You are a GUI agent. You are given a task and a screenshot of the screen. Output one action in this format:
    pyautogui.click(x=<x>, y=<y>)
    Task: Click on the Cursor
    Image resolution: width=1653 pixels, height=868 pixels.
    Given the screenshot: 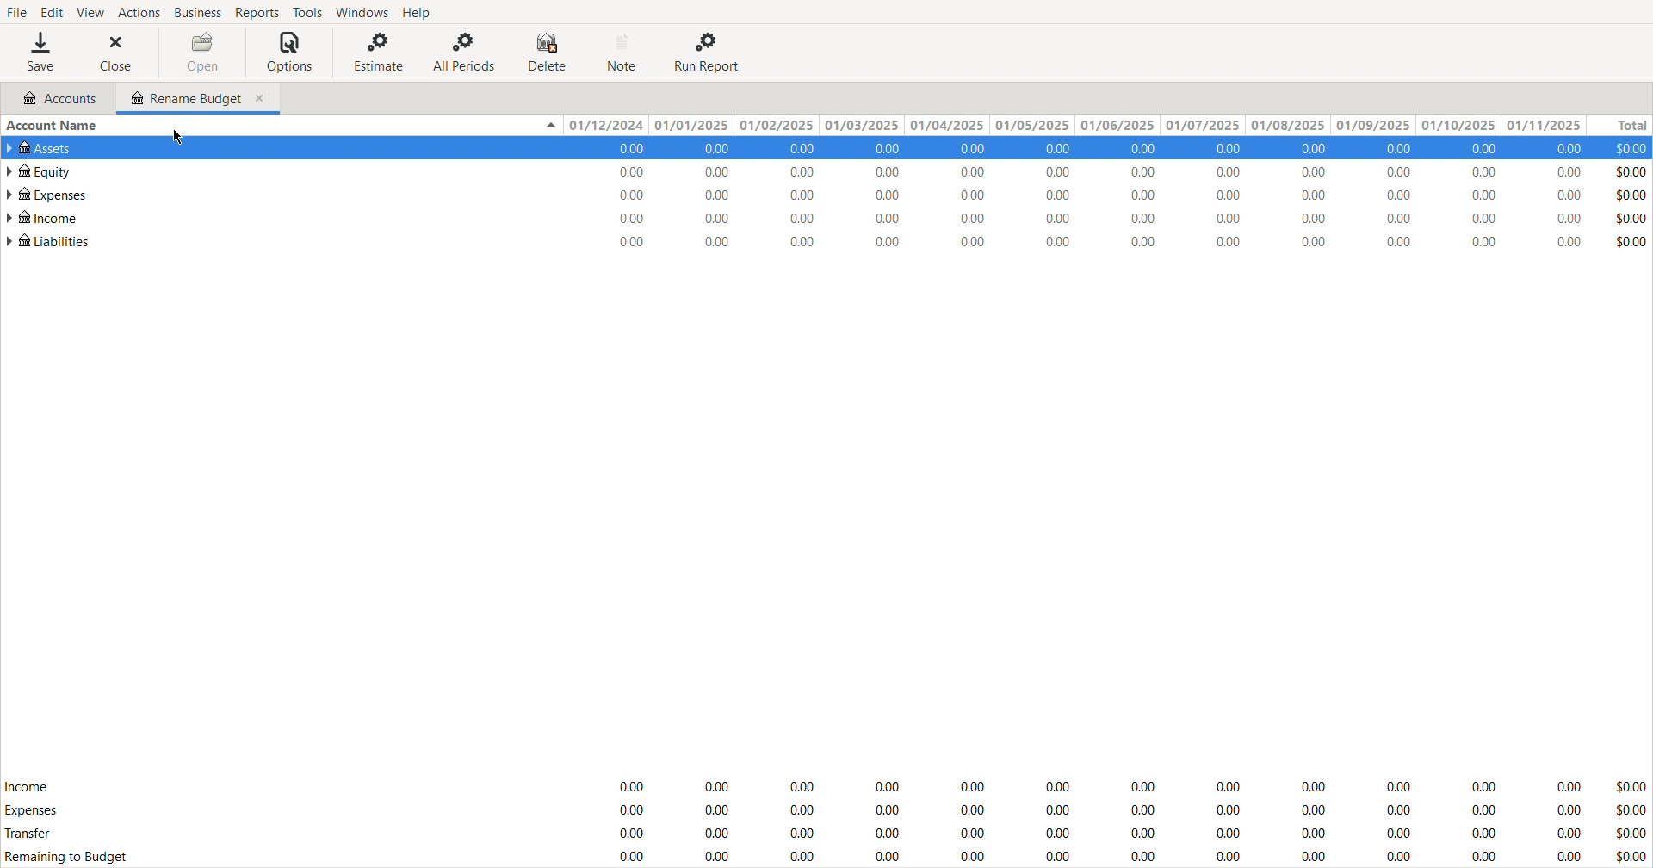 What is the action you would take?
    pyautogui.click(x=179, y=139)
    